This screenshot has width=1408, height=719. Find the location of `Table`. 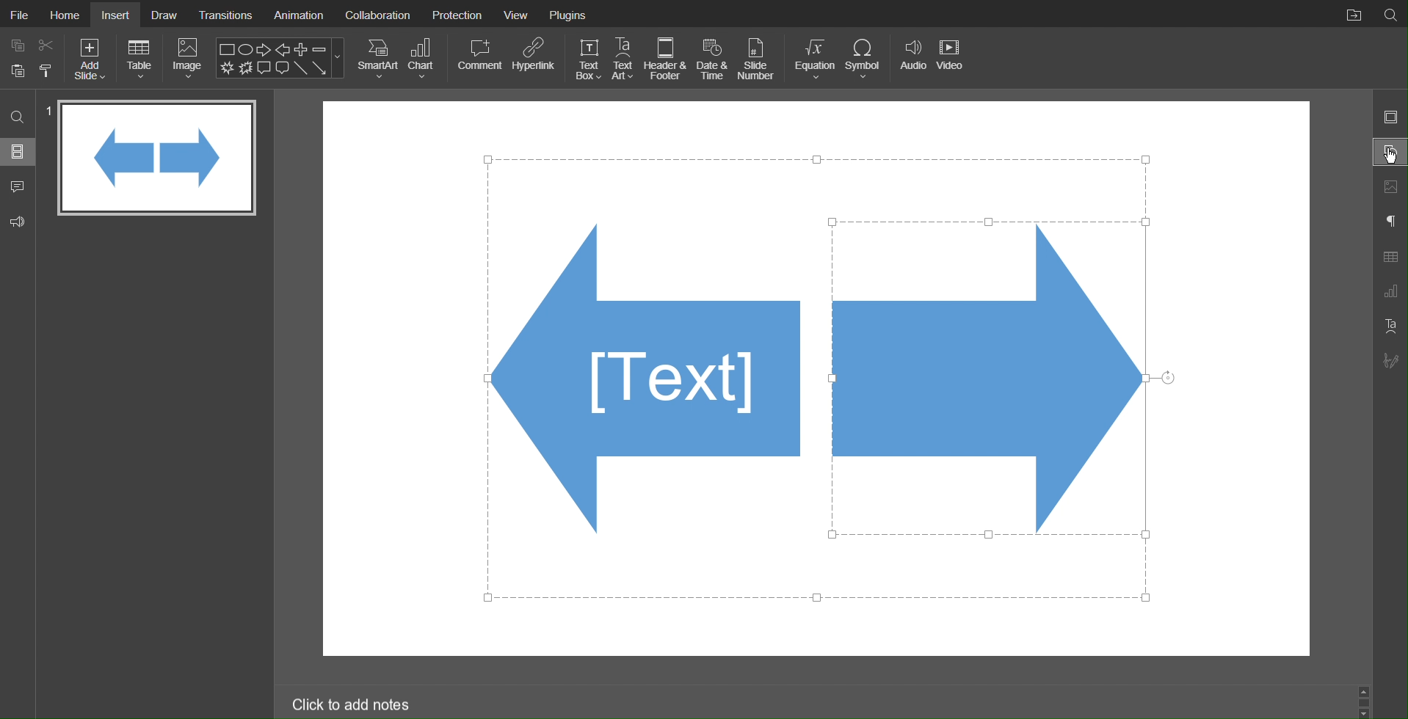

Table is located at coordinates (140, 59).